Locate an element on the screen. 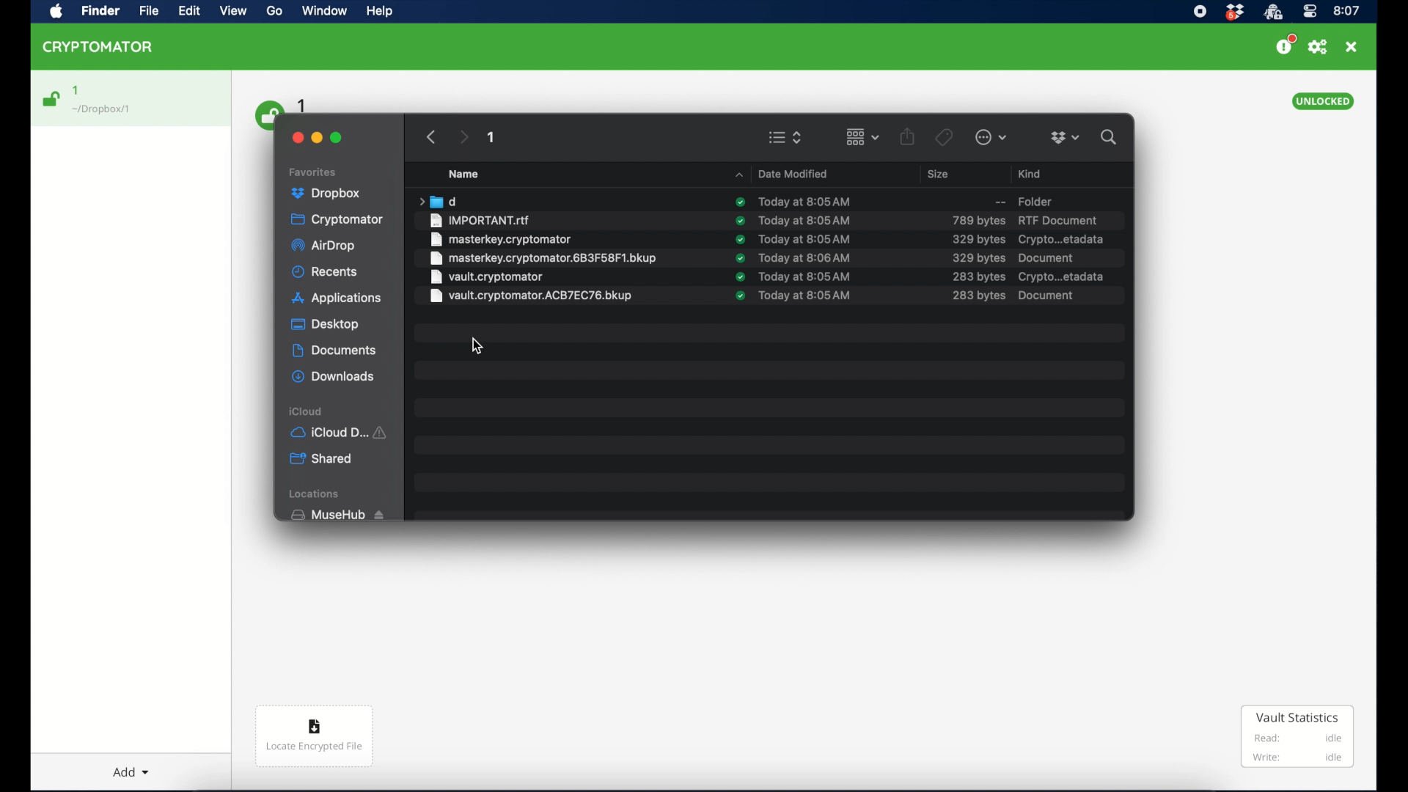 This screenshot has height=792, width=1408. screen recorder icon is located at coordinates (1200, 11).